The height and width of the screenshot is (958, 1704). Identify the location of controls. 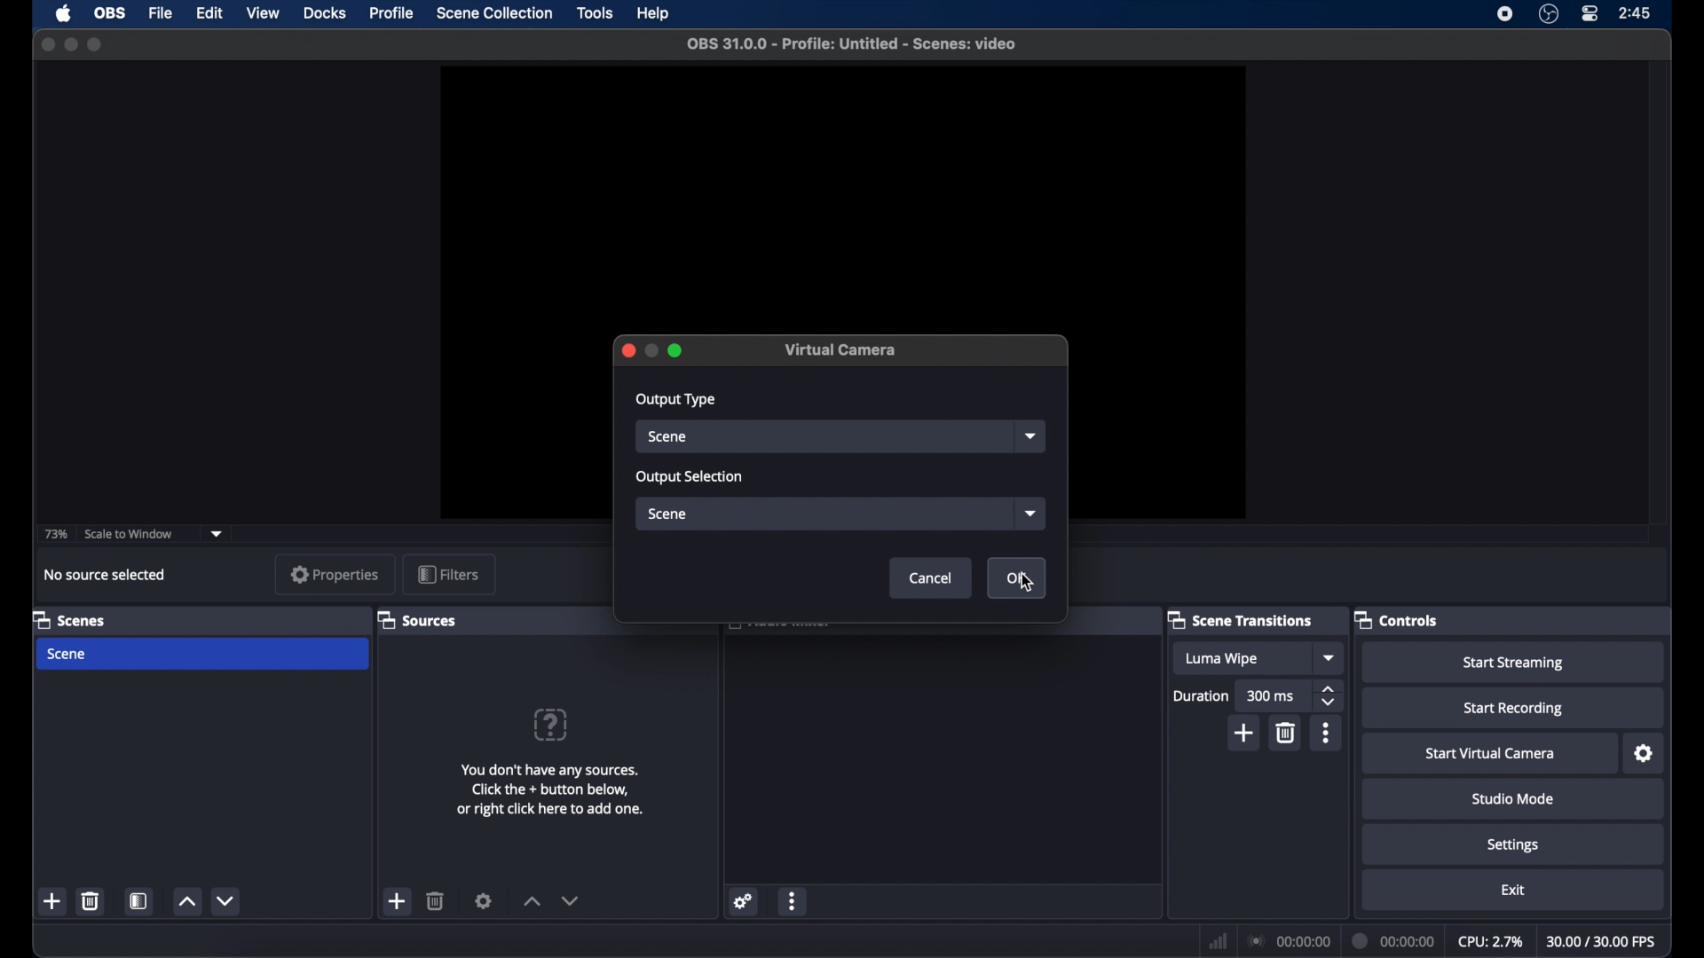
(1395, 619).